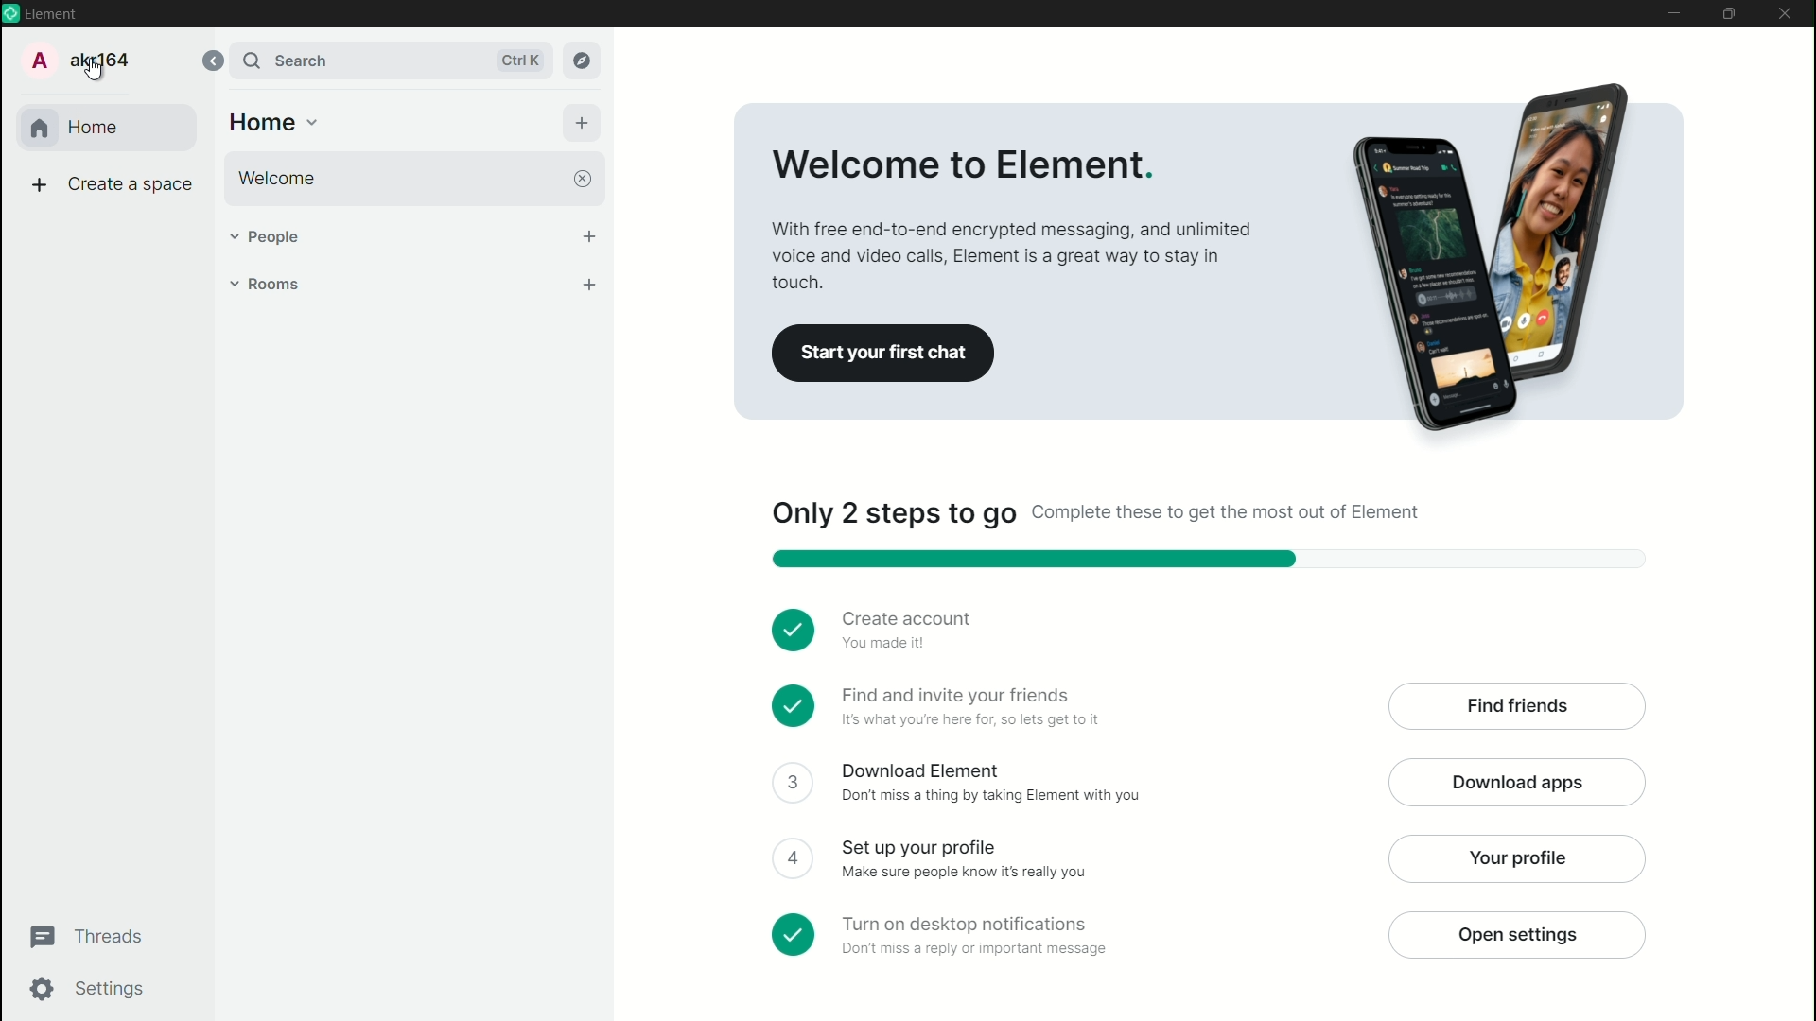 This screenshot has height=1021, width=1816. I want to click on rooms, so click(395, 285).